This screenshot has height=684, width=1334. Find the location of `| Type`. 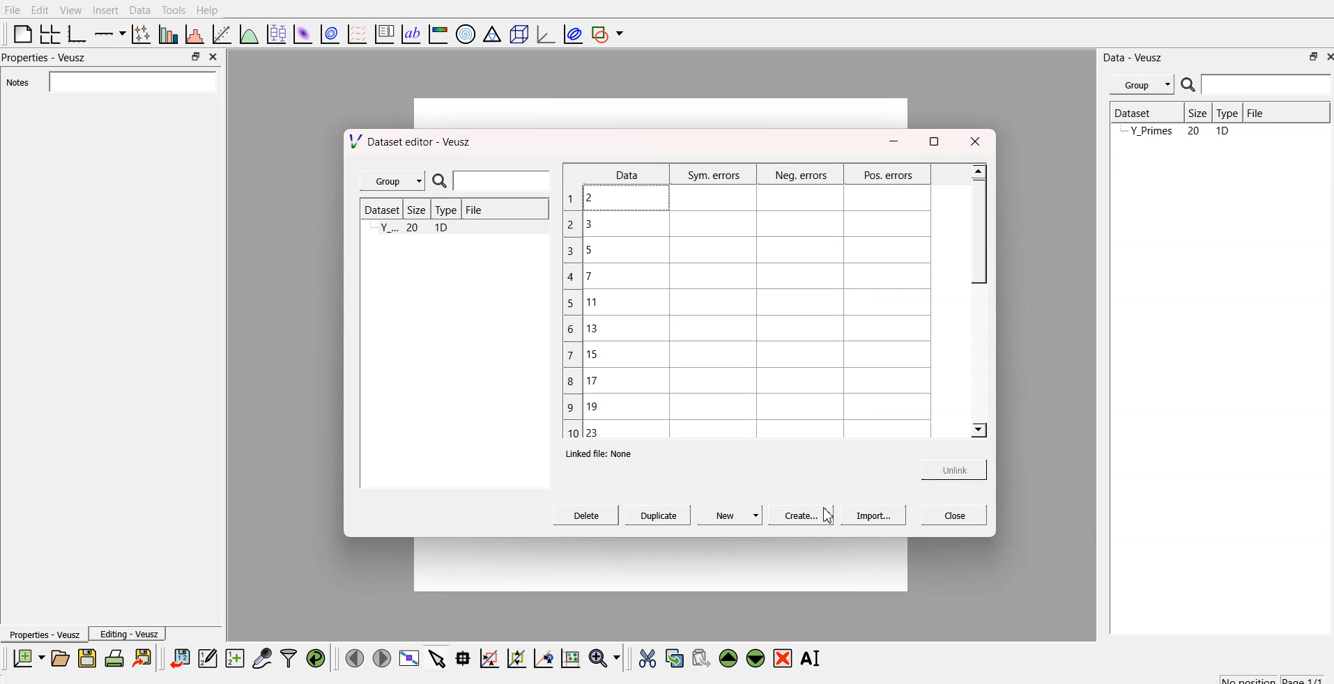

| Type is located at coordinates (443, 210).